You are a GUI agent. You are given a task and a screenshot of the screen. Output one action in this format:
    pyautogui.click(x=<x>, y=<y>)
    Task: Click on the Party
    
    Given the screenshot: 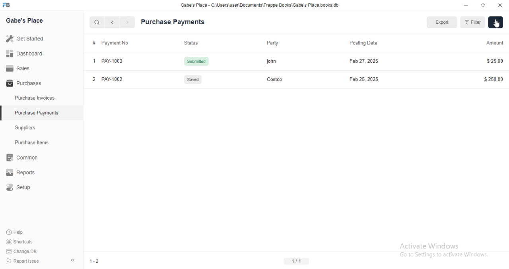 What is the action you would take?
    pyautogui.click(x=272, y=43)
    